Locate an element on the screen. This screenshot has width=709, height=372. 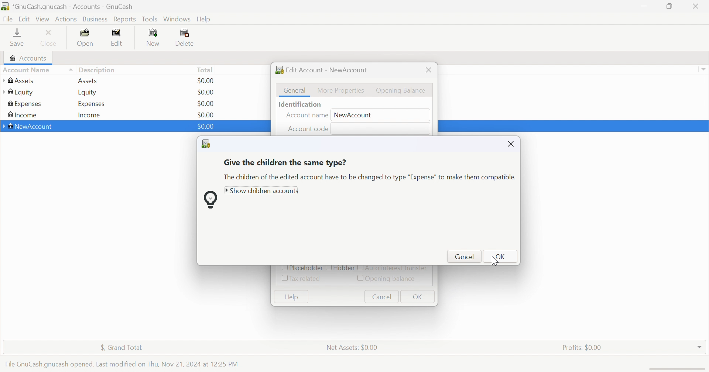
Open is located at coordinates (86, 38).